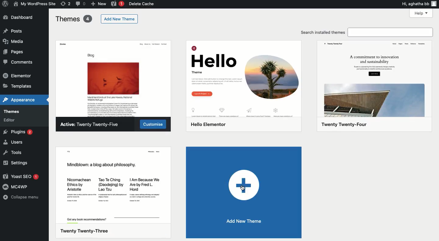 The height and width of the screenshot is (241, 439). Describe the element at coordinates (18, 85) in the screenshot. I see `Templates` at that location.